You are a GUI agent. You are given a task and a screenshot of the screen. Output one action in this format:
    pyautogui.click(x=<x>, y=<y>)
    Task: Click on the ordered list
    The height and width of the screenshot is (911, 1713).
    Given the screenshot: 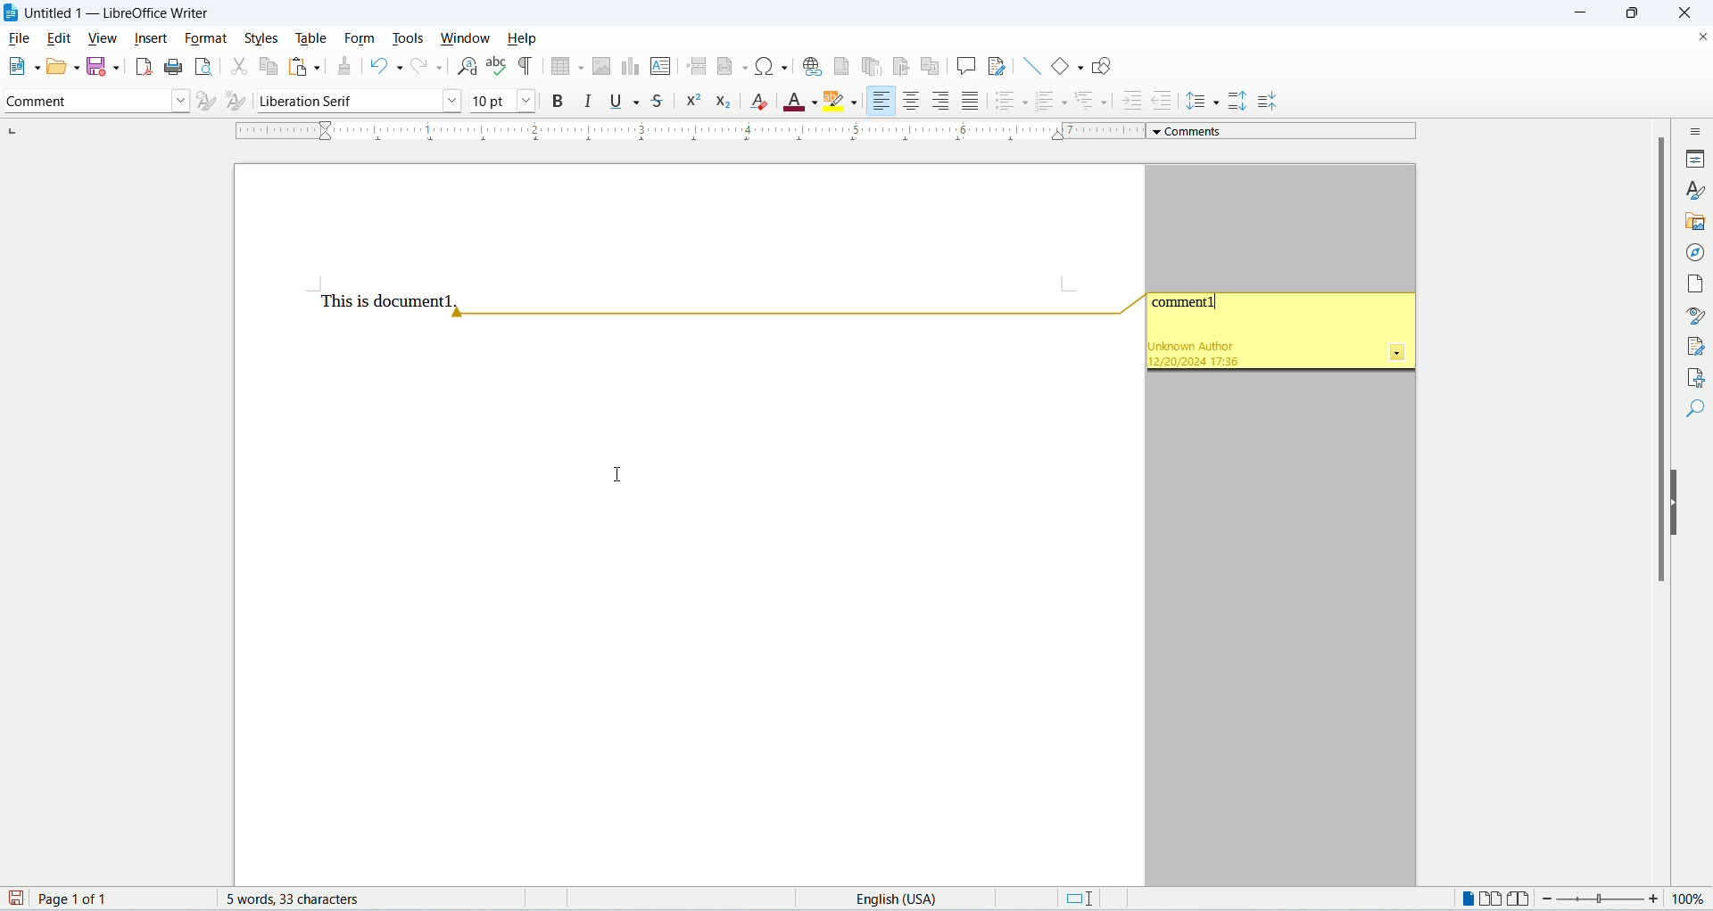 What is the action you would take?
    pyautogui.click(x=1052, y=103)
    